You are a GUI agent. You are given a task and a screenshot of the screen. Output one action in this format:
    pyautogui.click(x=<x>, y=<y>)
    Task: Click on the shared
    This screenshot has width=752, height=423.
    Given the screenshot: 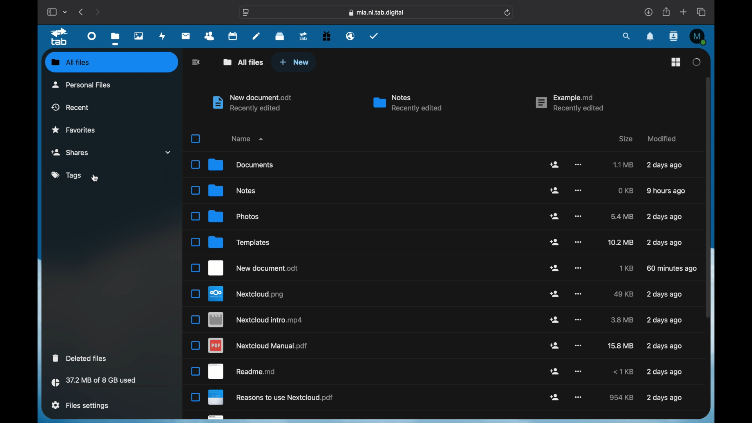 What is the action you would take?
    pyautogui.click(x=554, y=397)
    